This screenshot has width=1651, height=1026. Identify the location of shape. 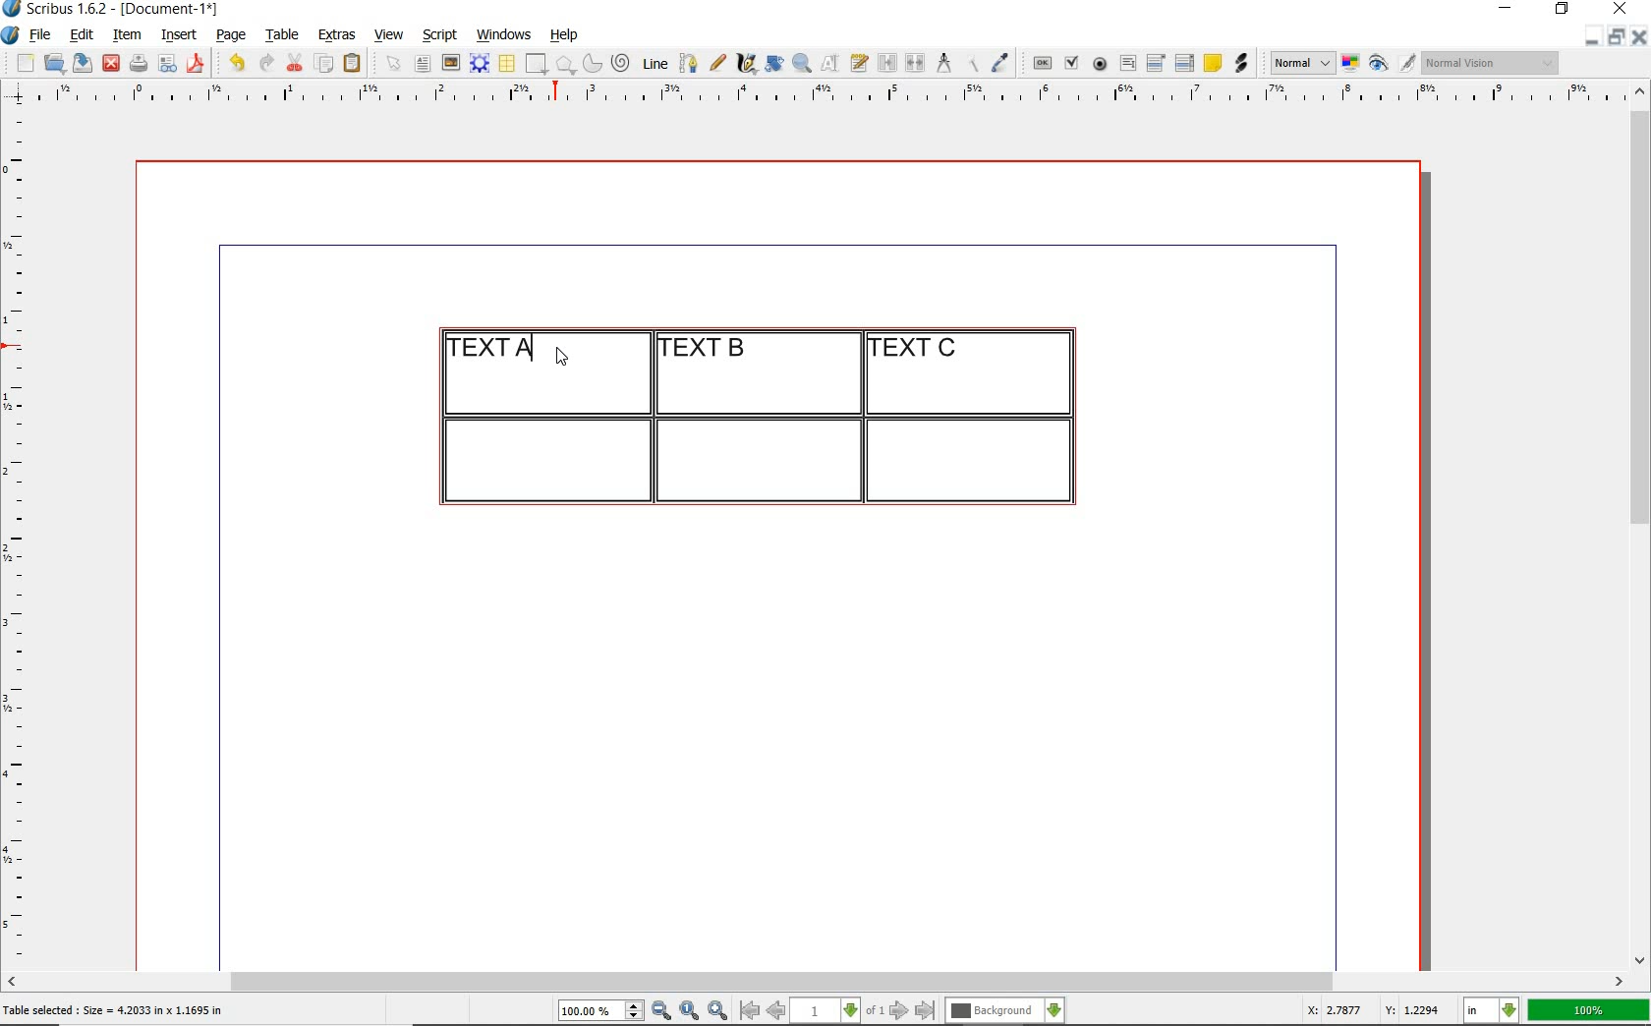
(539, 65).